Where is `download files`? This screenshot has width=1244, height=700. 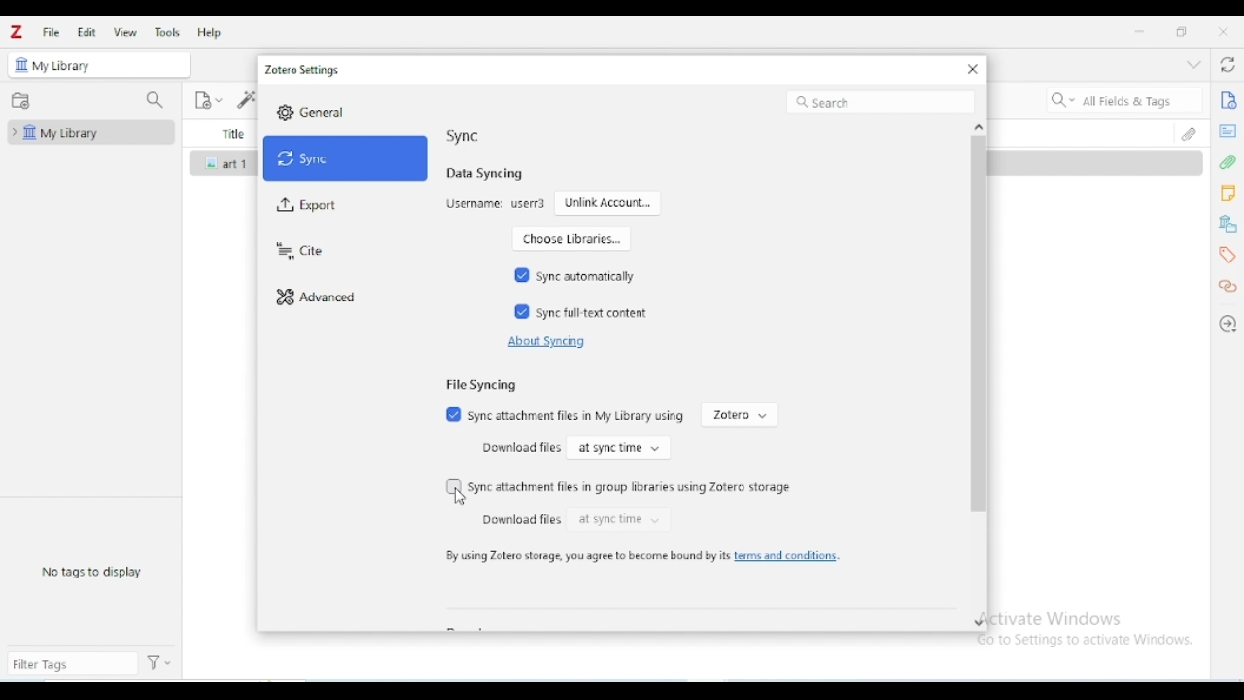
download files is located at coordinates (521, 519).